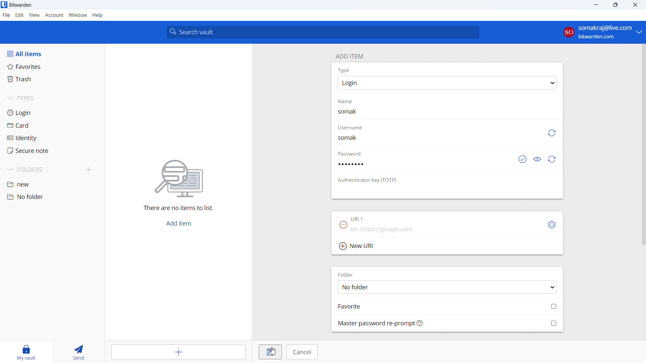  I want to click on edit, so click(20, 15).